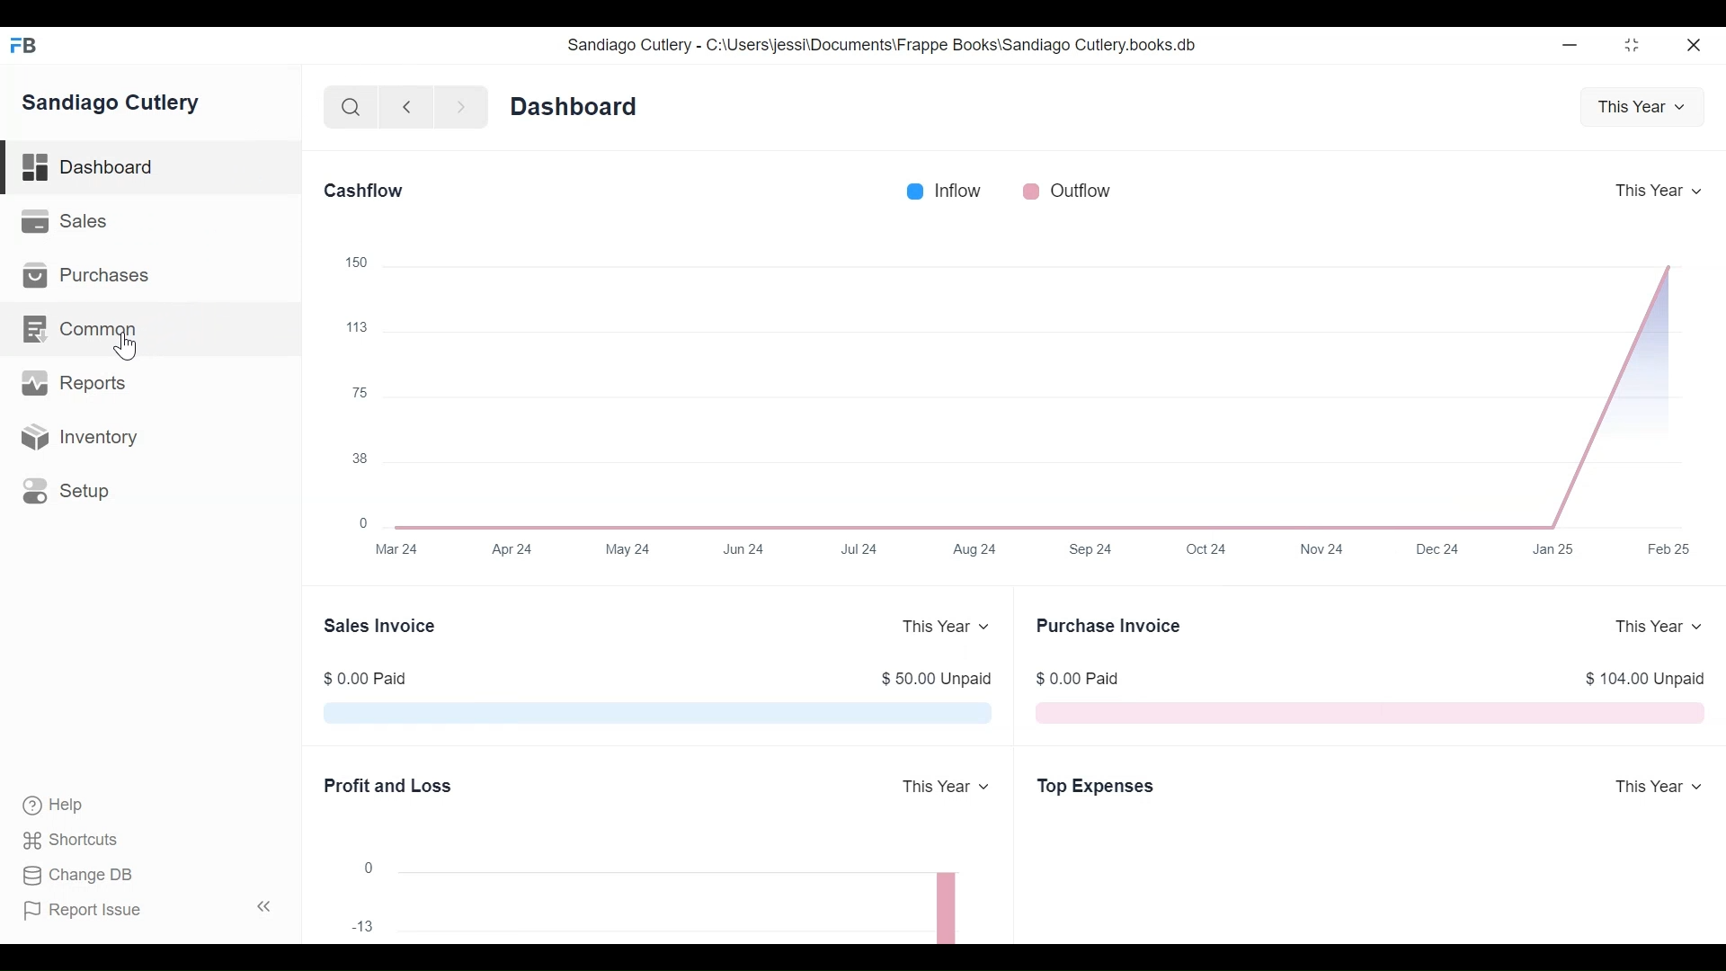  Describe the element at coordinates (1372, 714) in the screenshot. I see `The Purchase Invoice chart shows the total outstanding amount that Sandiago Cutlery have to pay to their suppliers fortheir purchases` at that location.